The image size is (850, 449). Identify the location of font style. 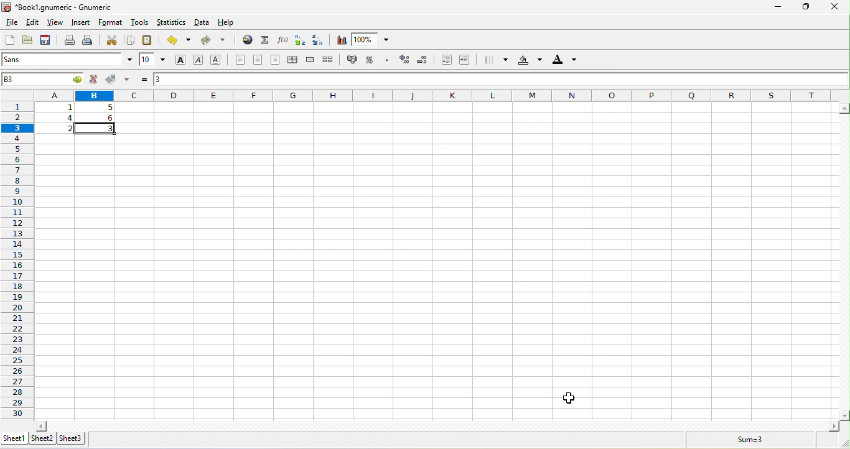
(68, 60).